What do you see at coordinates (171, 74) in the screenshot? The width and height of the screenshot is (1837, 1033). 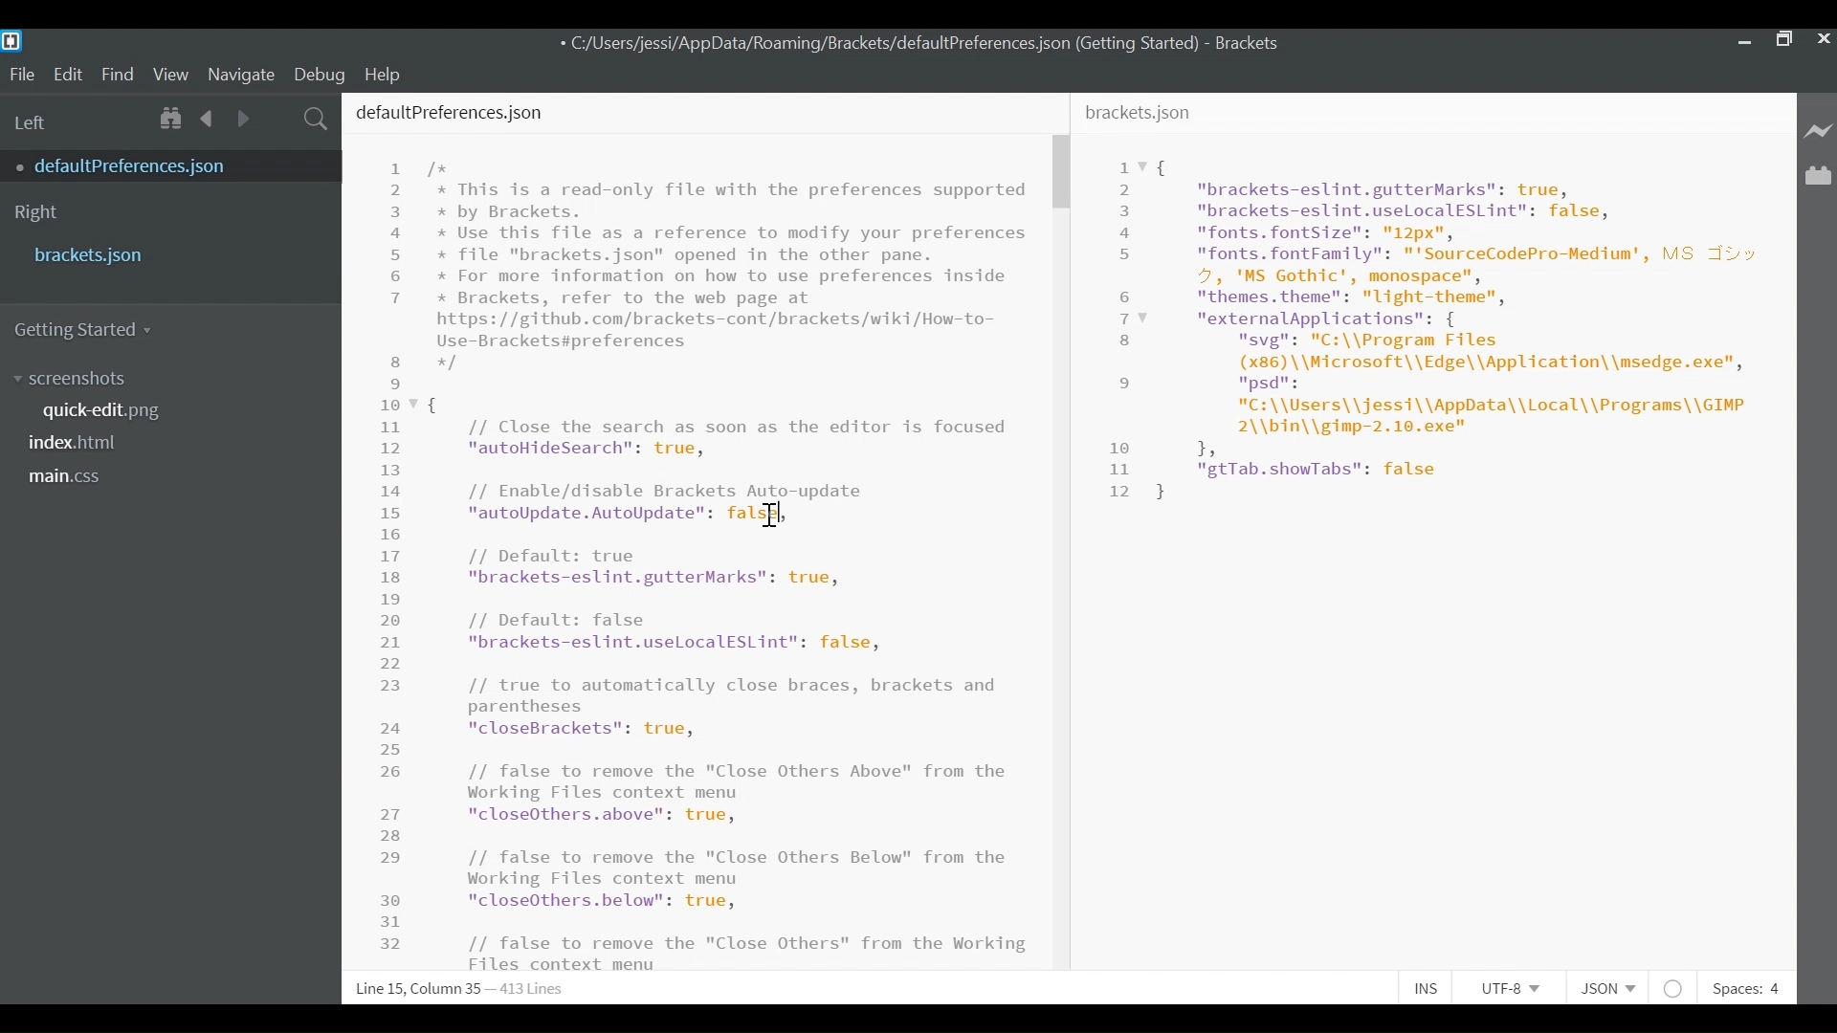 I see `View` at bounding box center [171, 74].